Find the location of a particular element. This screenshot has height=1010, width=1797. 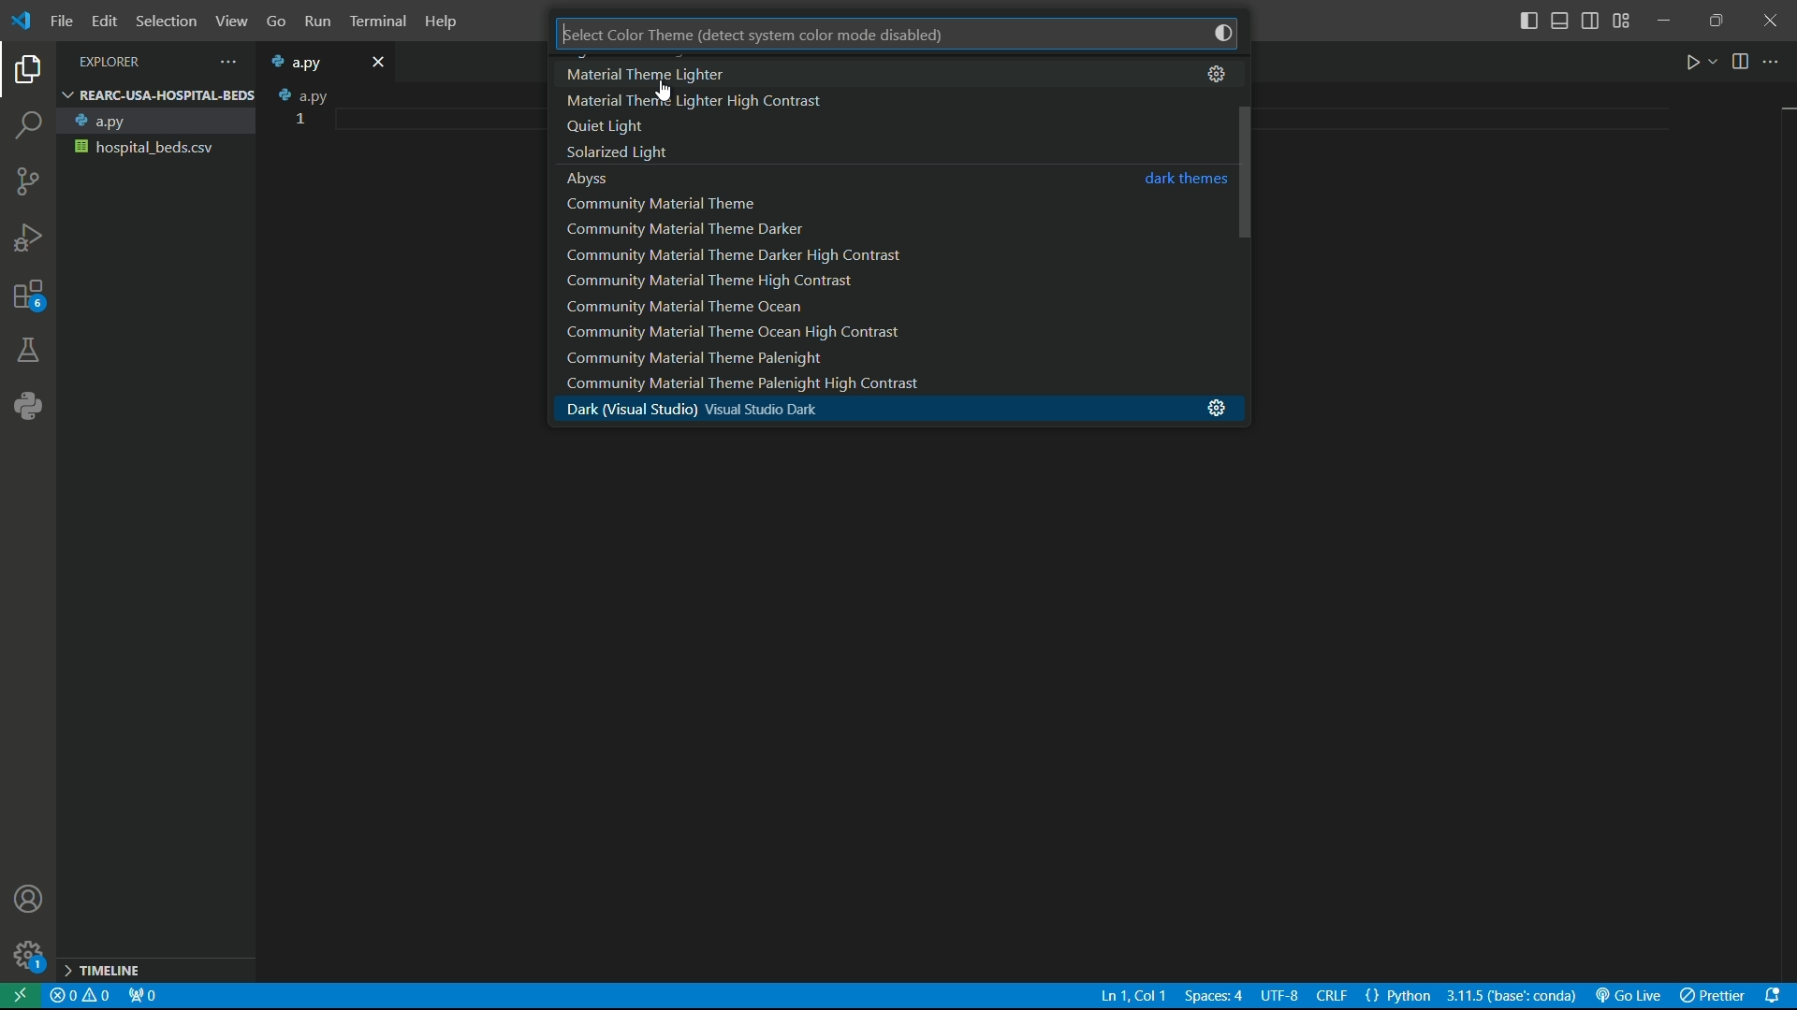

close app is located at coordinates (1771, 21).